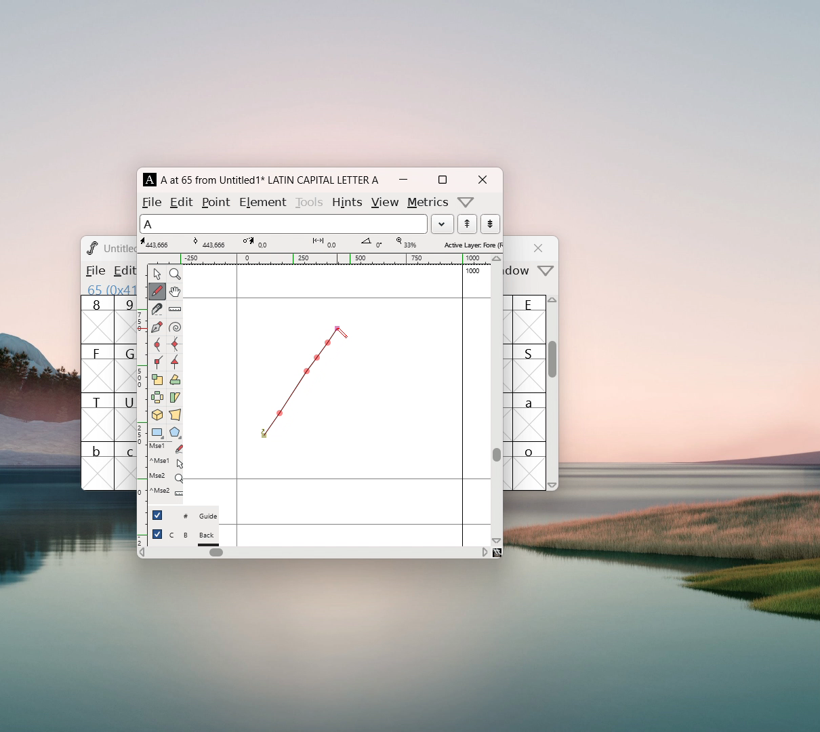 The height and width of the screenshot is (732, 820). What do you see at coordinates (166, 491) in the screenshot?
I see `^Mse2` at bounding box center [166, 491].